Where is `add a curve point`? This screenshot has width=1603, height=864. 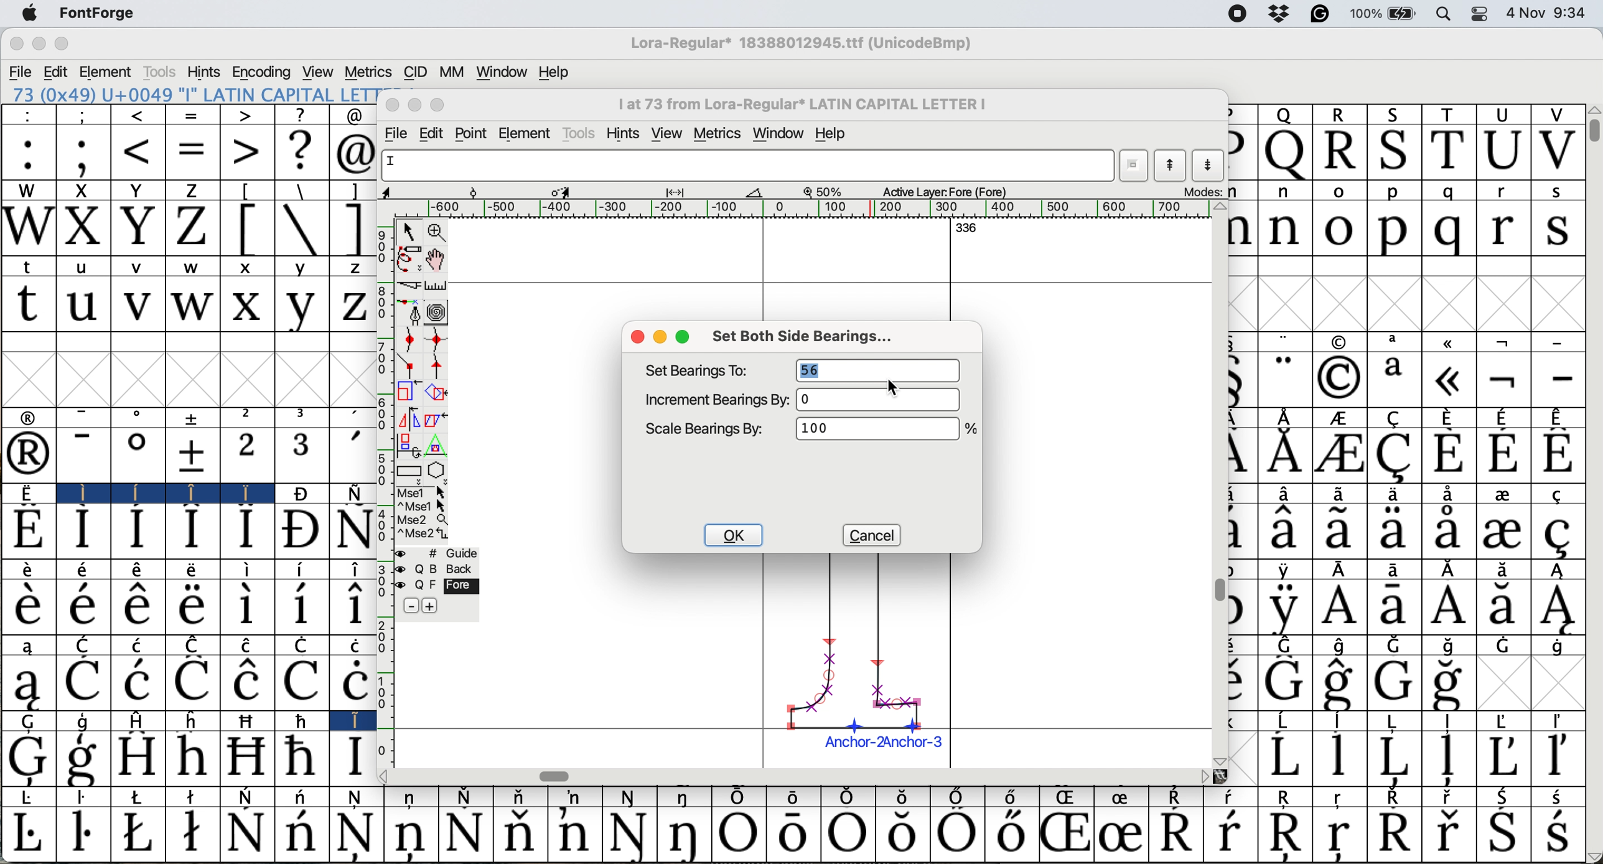
add a curve point is located at coordinates (409, 341).